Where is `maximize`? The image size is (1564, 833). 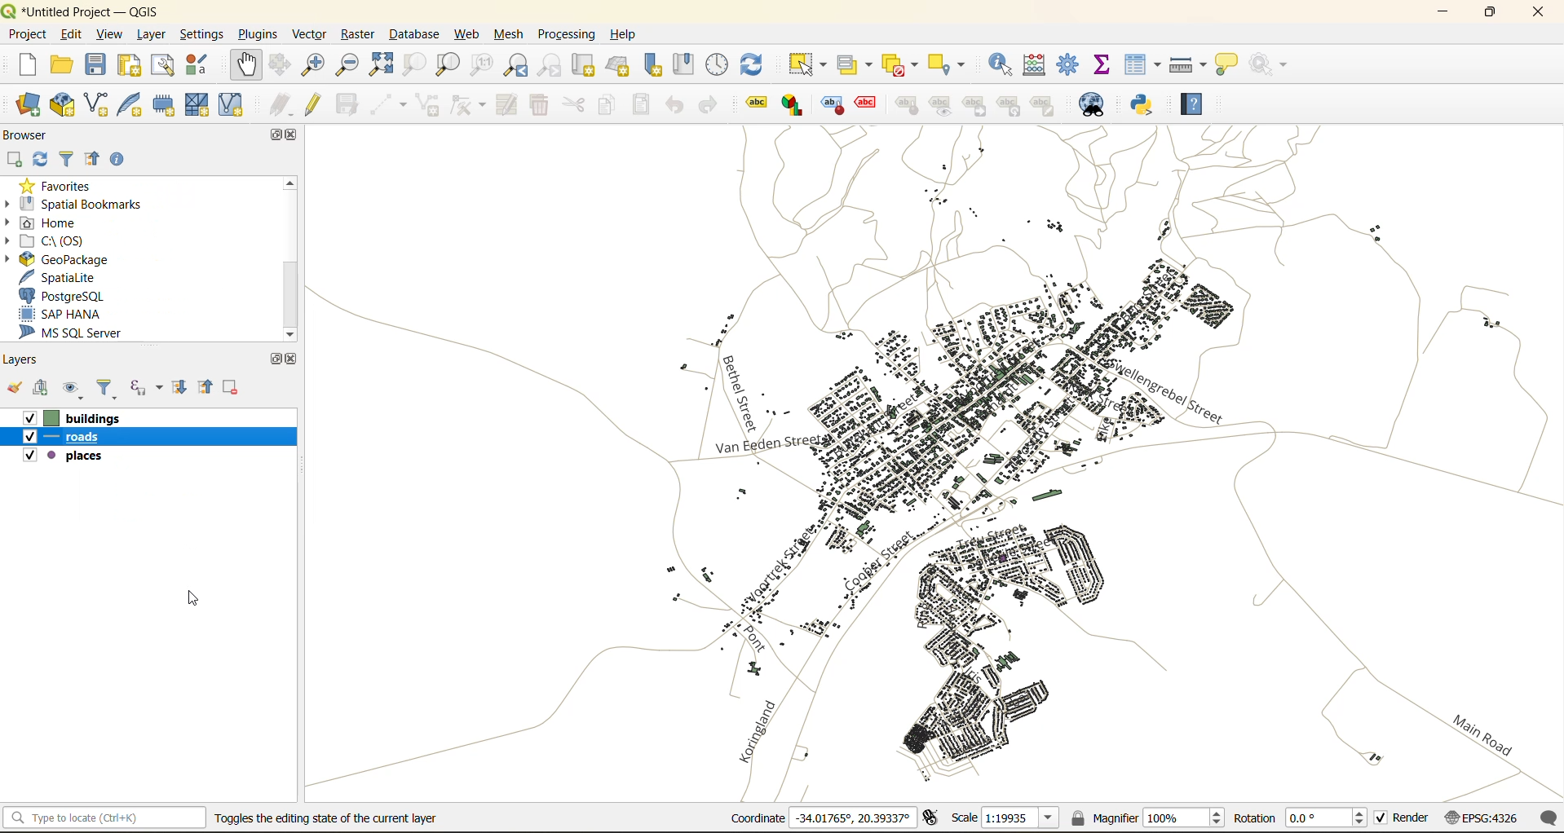
maximize is located at coordinates (274, 358).